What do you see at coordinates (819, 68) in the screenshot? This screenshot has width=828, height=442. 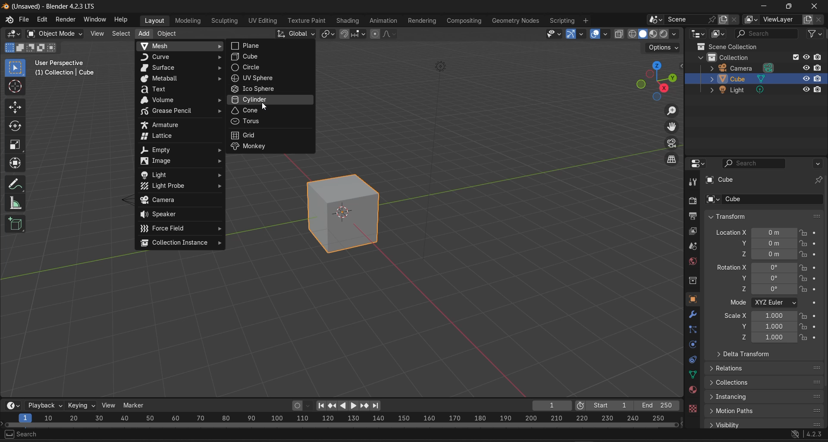 I see `disable in renders` at bounding box center [819, 68].